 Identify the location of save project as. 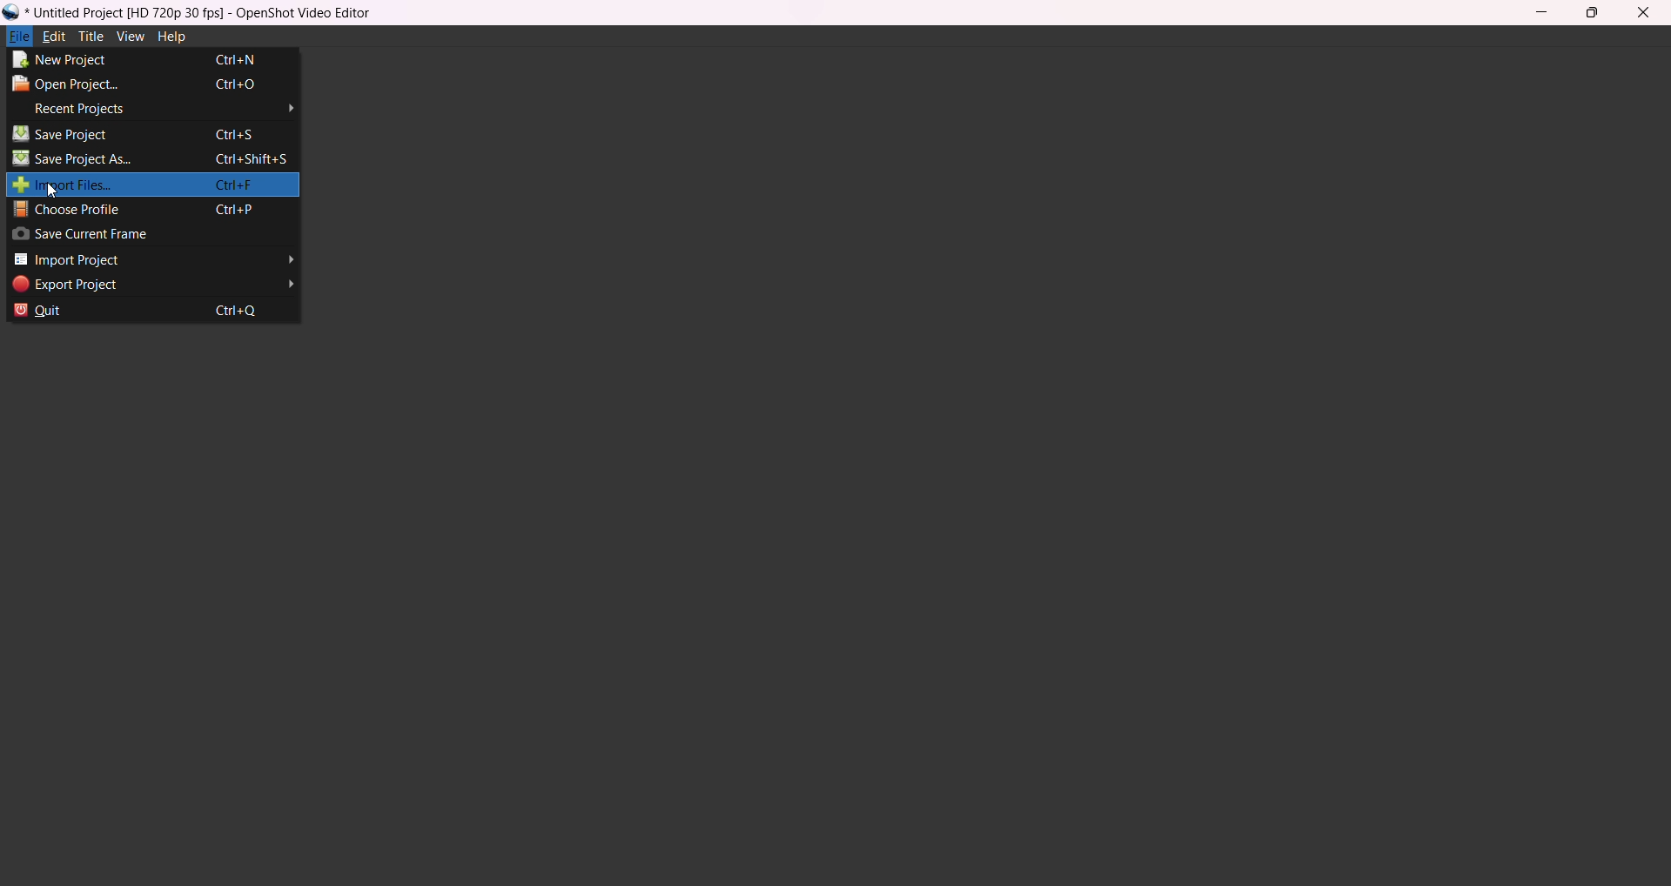
(151, 159).